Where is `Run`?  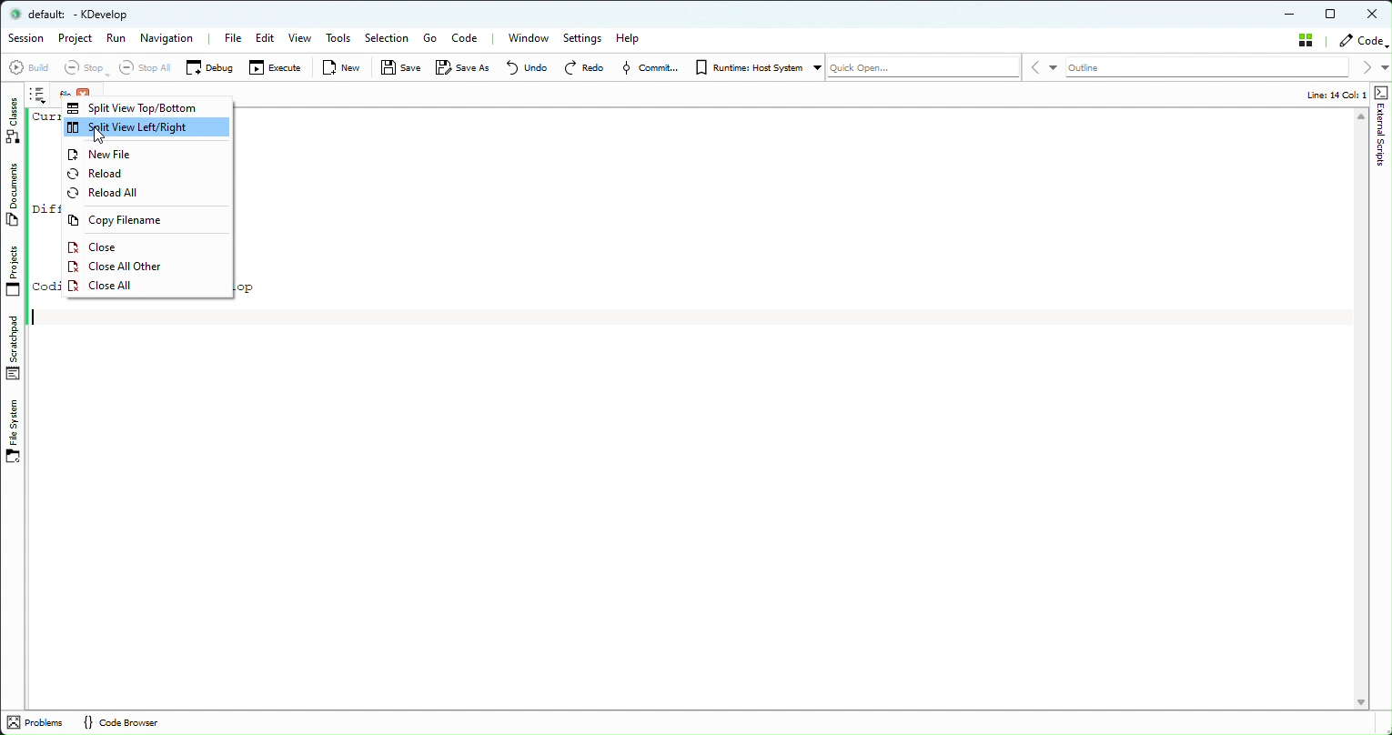
Run is located at coordinates (119, 42).